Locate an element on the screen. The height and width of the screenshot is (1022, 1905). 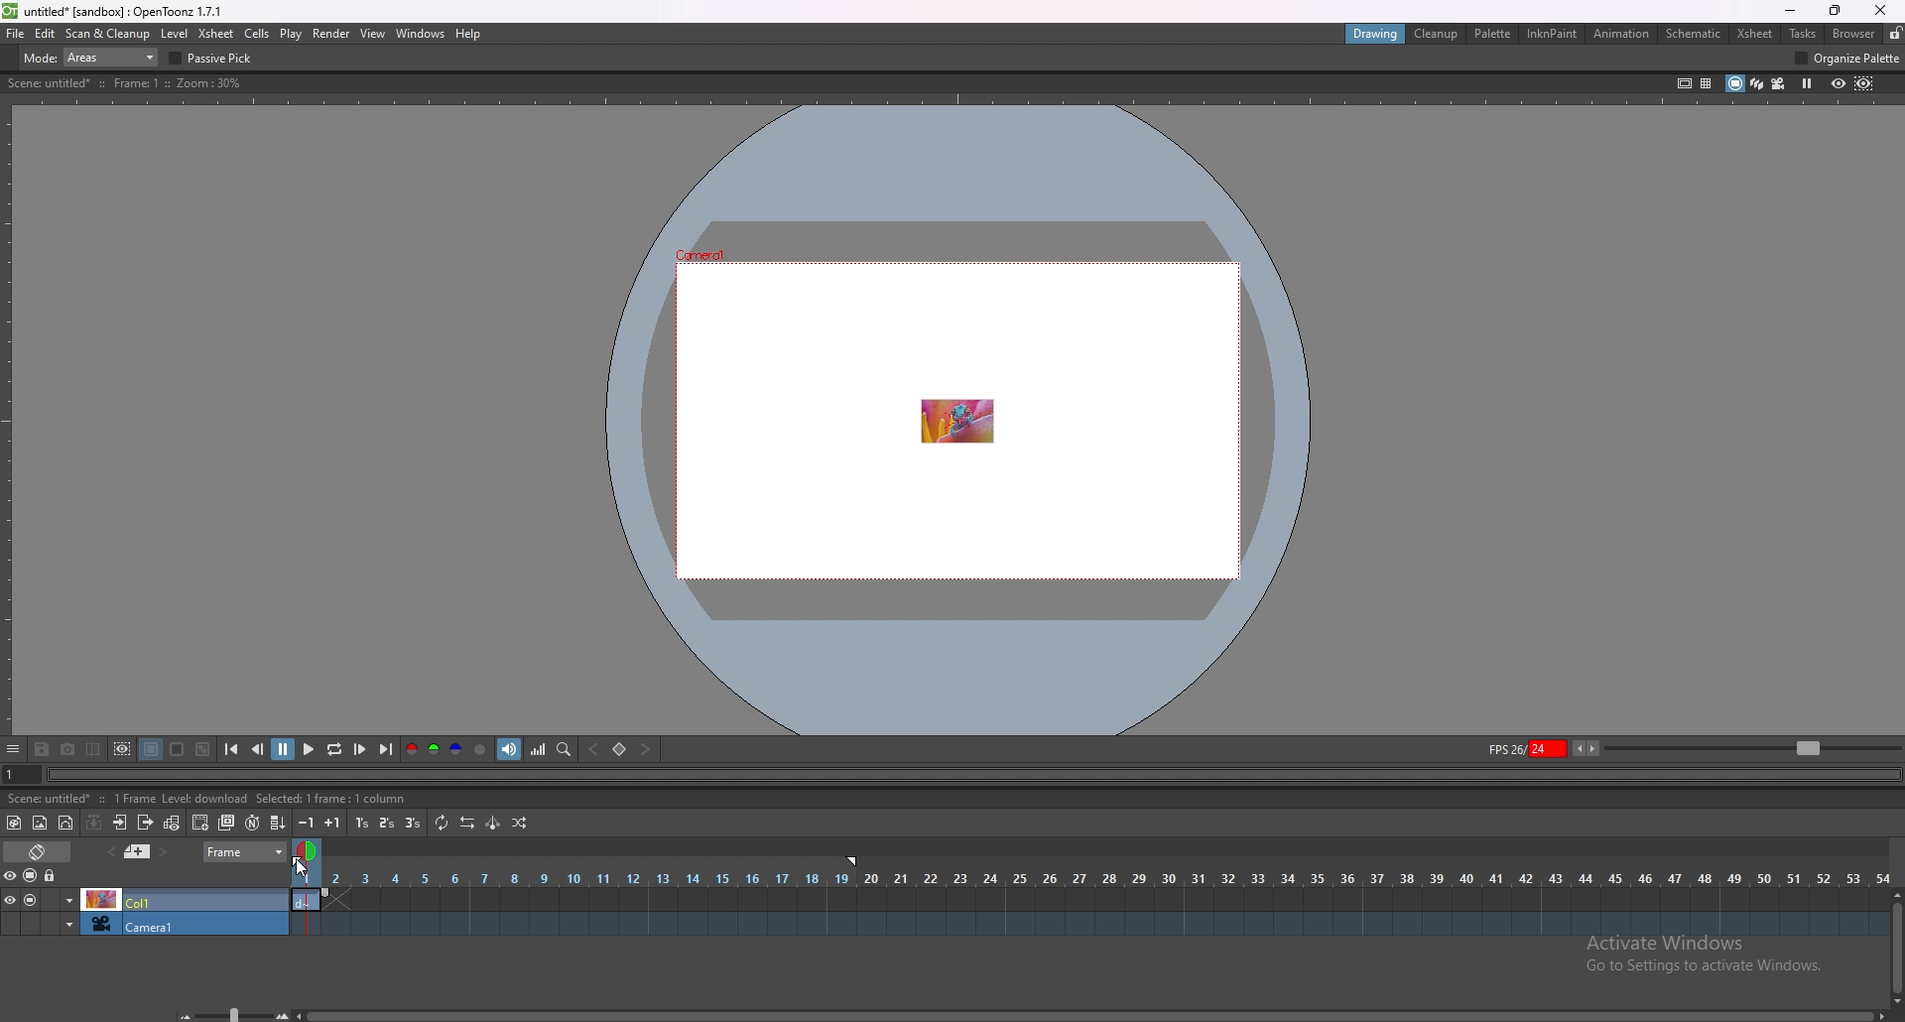
cells is located at coordinates (257, 33).